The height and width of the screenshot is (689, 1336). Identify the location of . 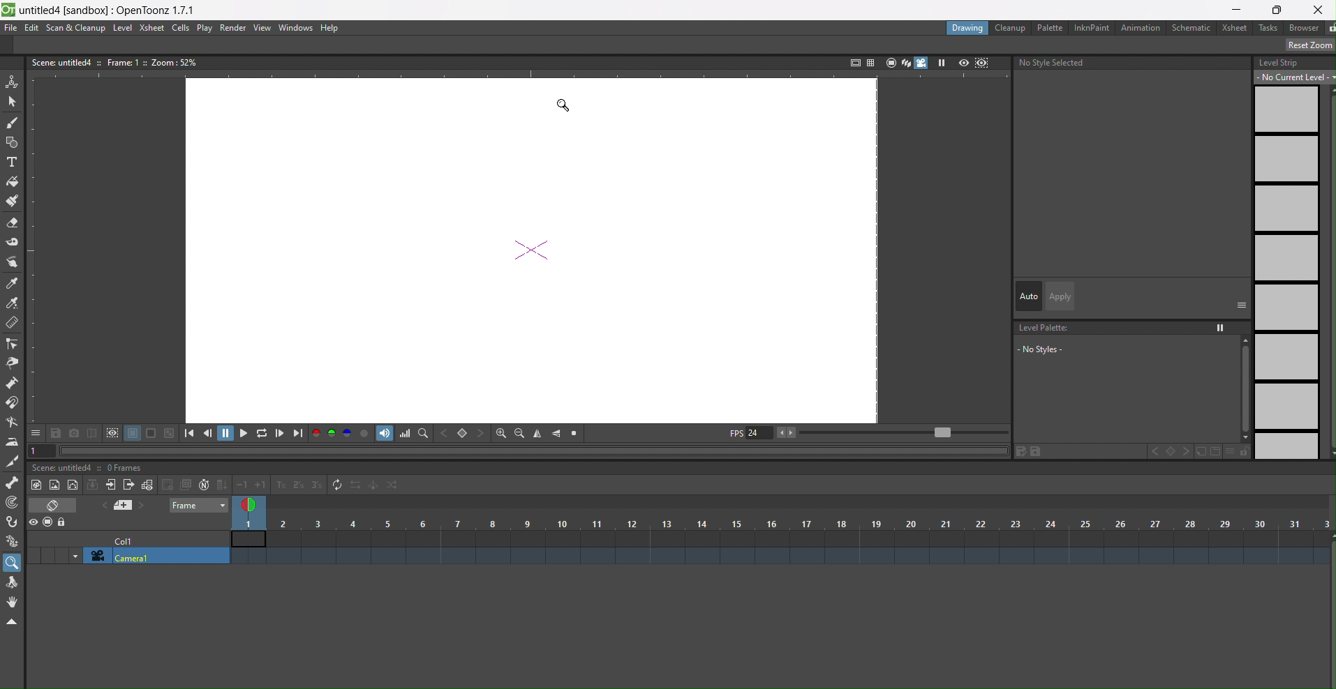
(374, 486).